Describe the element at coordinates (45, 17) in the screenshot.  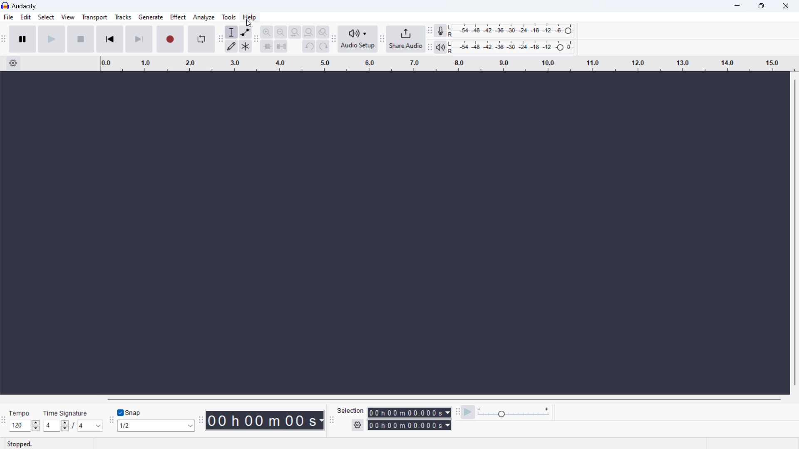
I see `select` at that location.